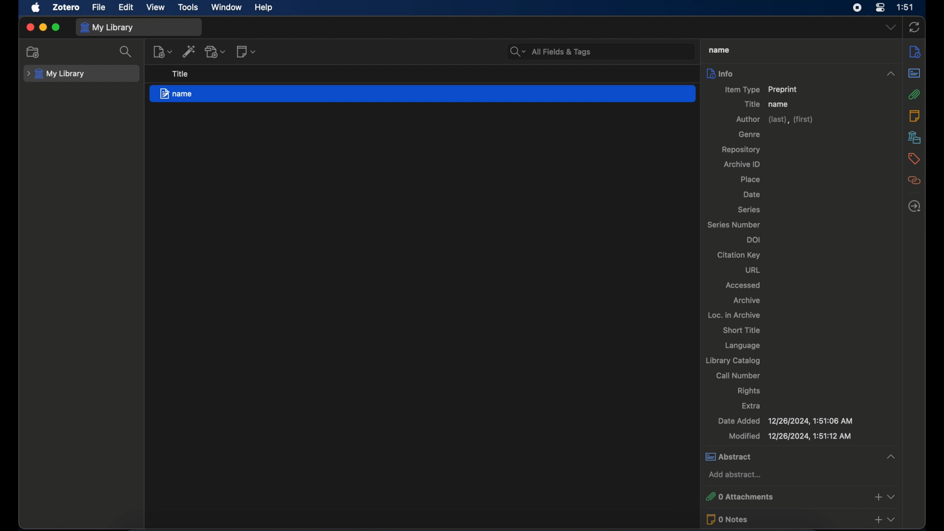  Describe the element at coordinates (800, 497) in the screenshot. I see `0 attachments` at that location.